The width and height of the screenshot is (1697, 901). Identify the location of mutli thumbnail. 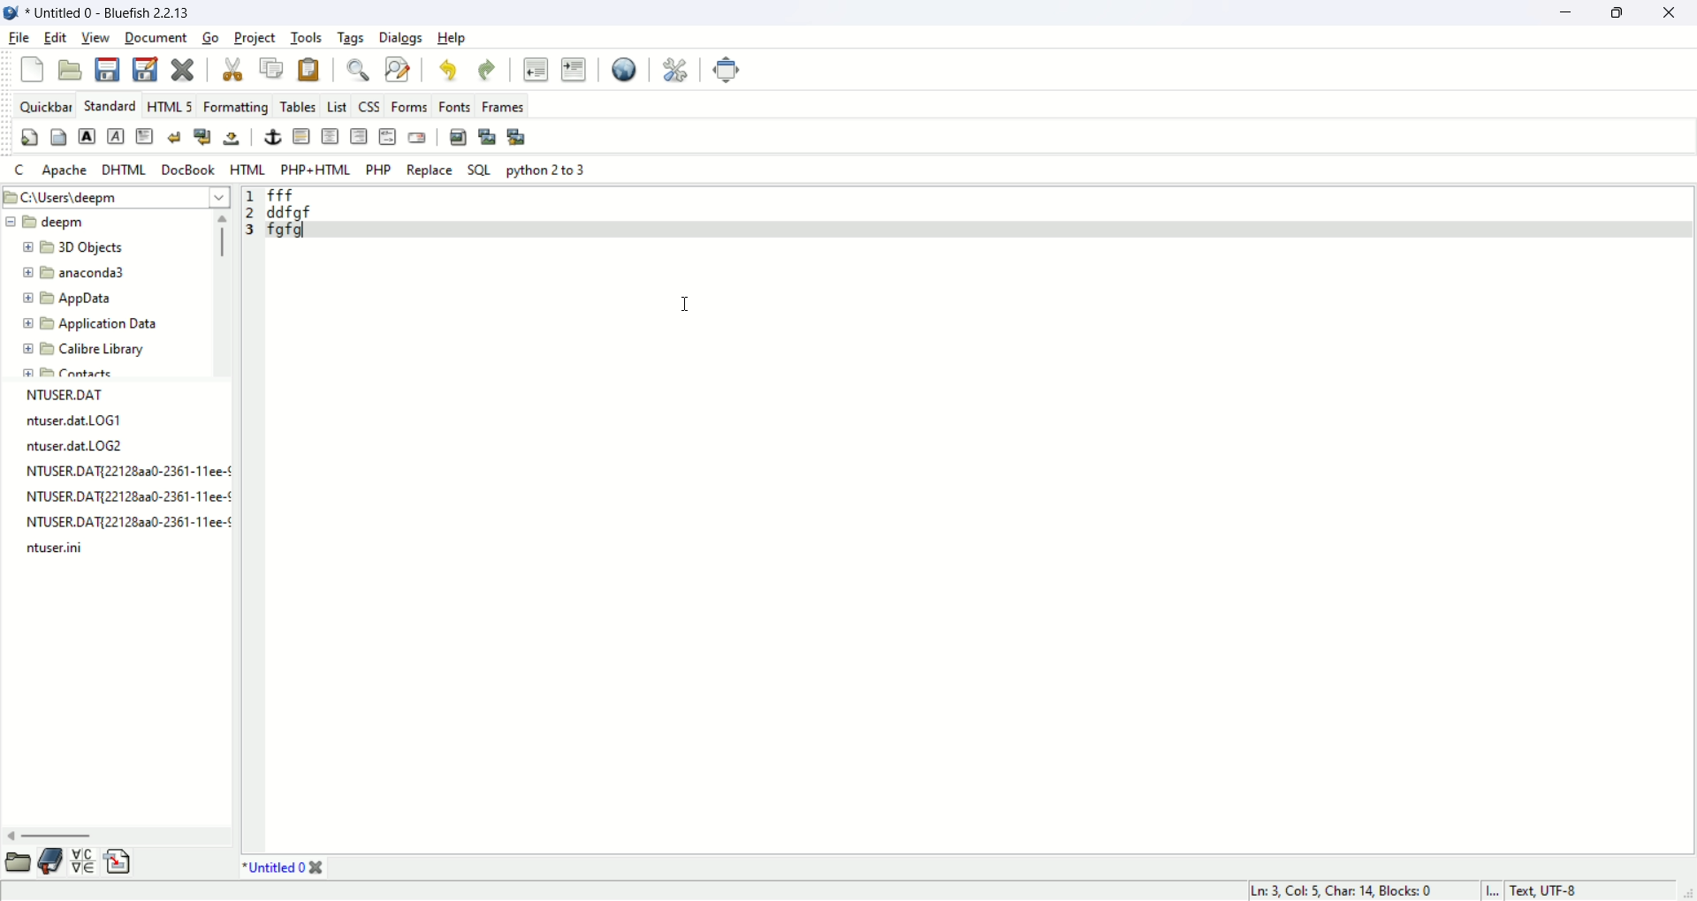
(514, 135).